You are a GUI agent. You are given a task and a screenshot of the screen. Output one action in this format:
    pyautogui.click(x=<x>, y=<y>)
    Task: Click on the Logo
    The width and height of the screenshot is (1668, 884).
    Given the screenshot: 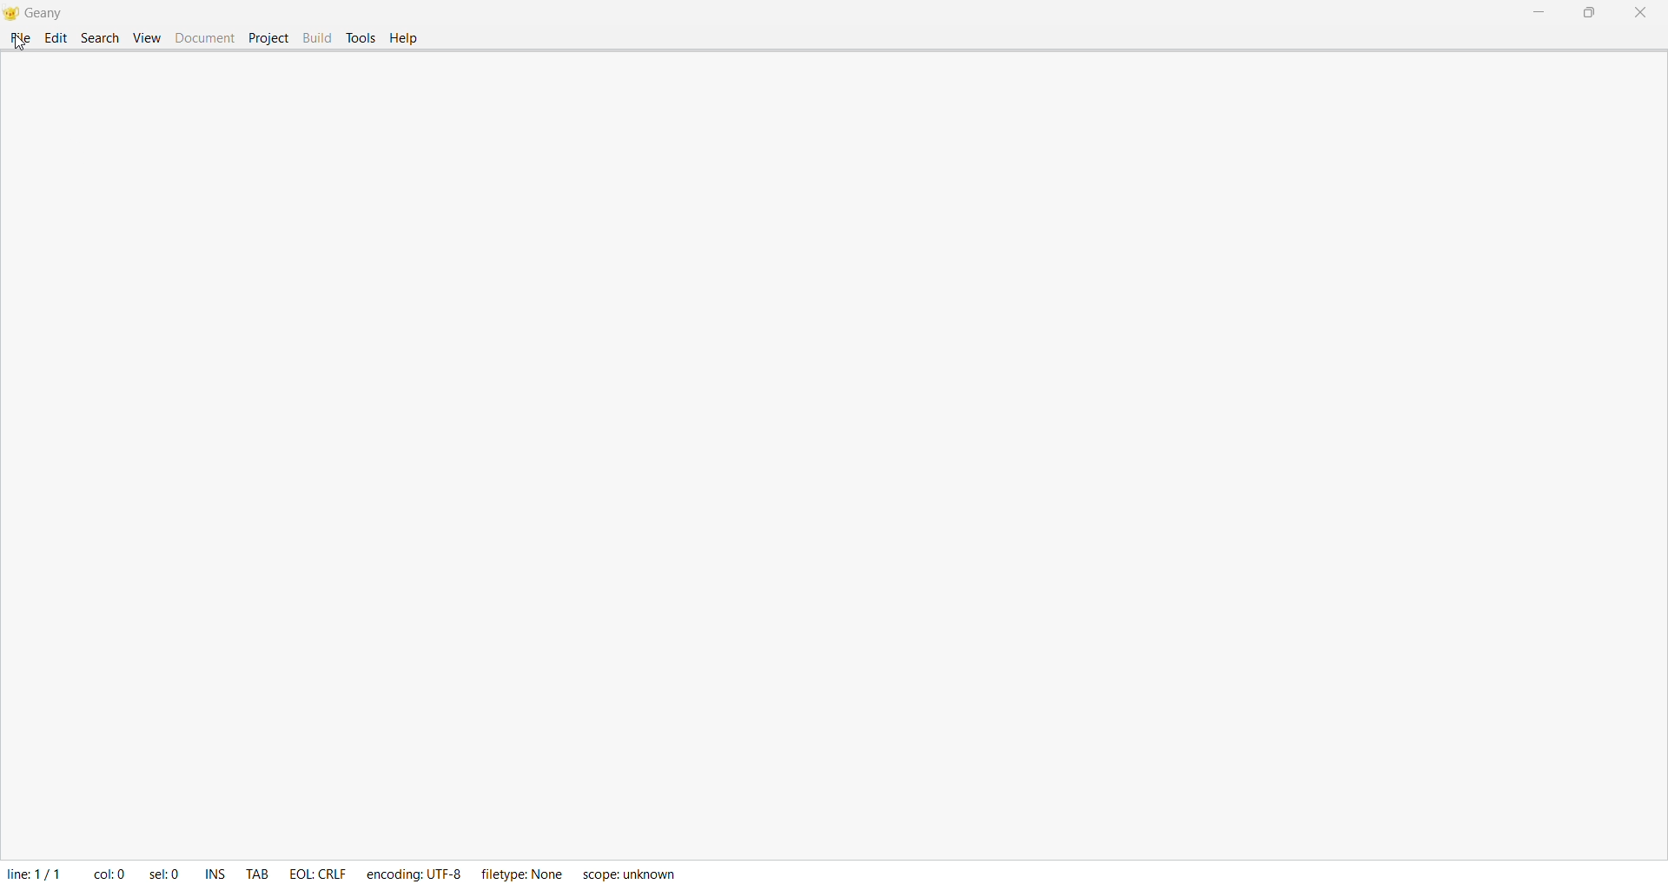 What is the action you would take?
    pyautogui.click(x=13, y=15)
    